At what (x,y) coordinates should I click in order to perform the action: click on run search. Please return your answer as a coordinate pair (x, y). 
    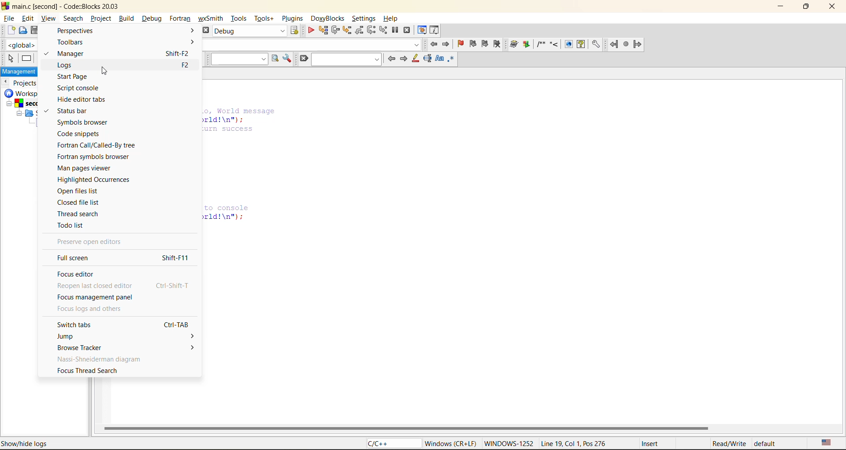
    Looking at the image, I should click on (276, 59).